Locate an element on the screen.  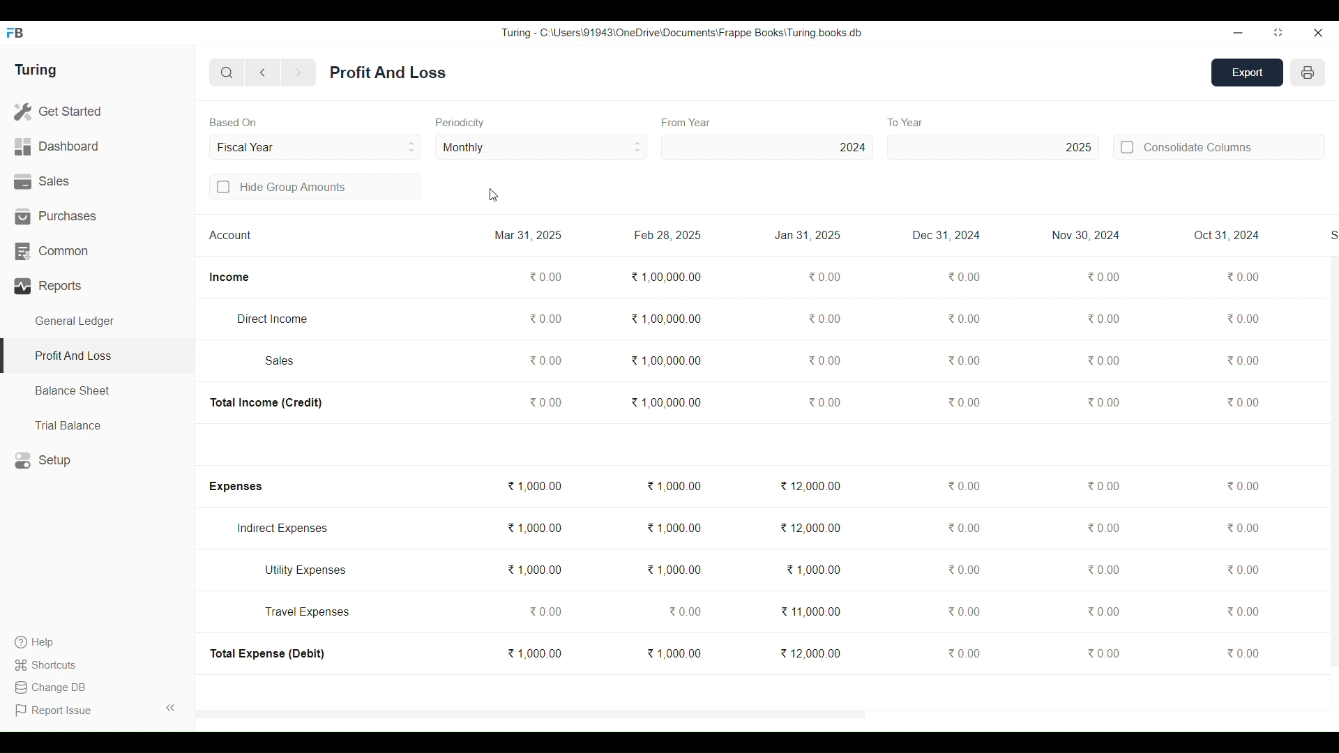
Turing is located at coordinates (35, 70).